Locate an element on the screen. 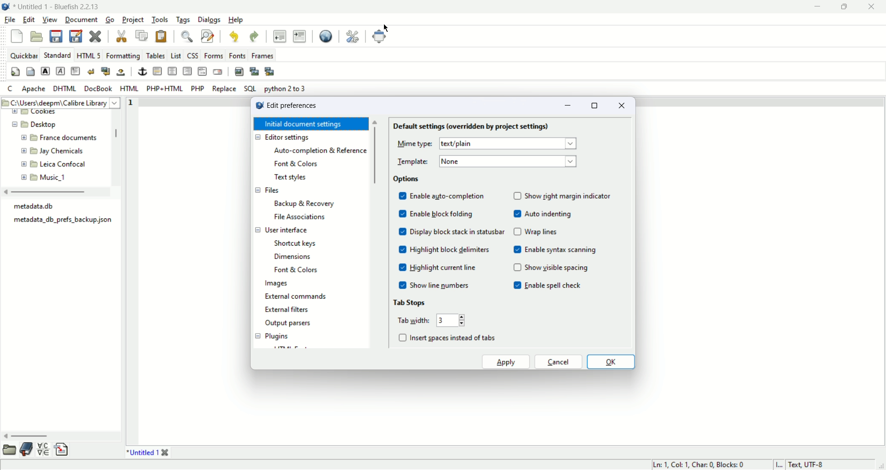  quick settings is located at coordinates (16, 71).